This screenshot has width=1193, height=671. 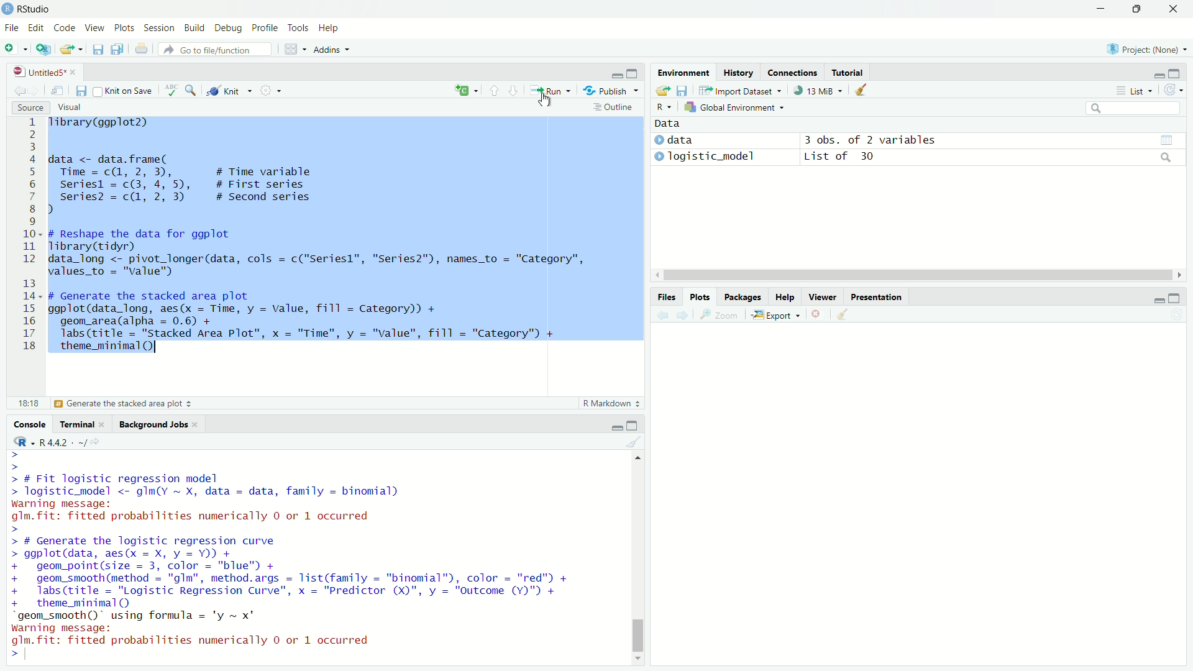 I want to click on abc, so click(x=171, y=91).